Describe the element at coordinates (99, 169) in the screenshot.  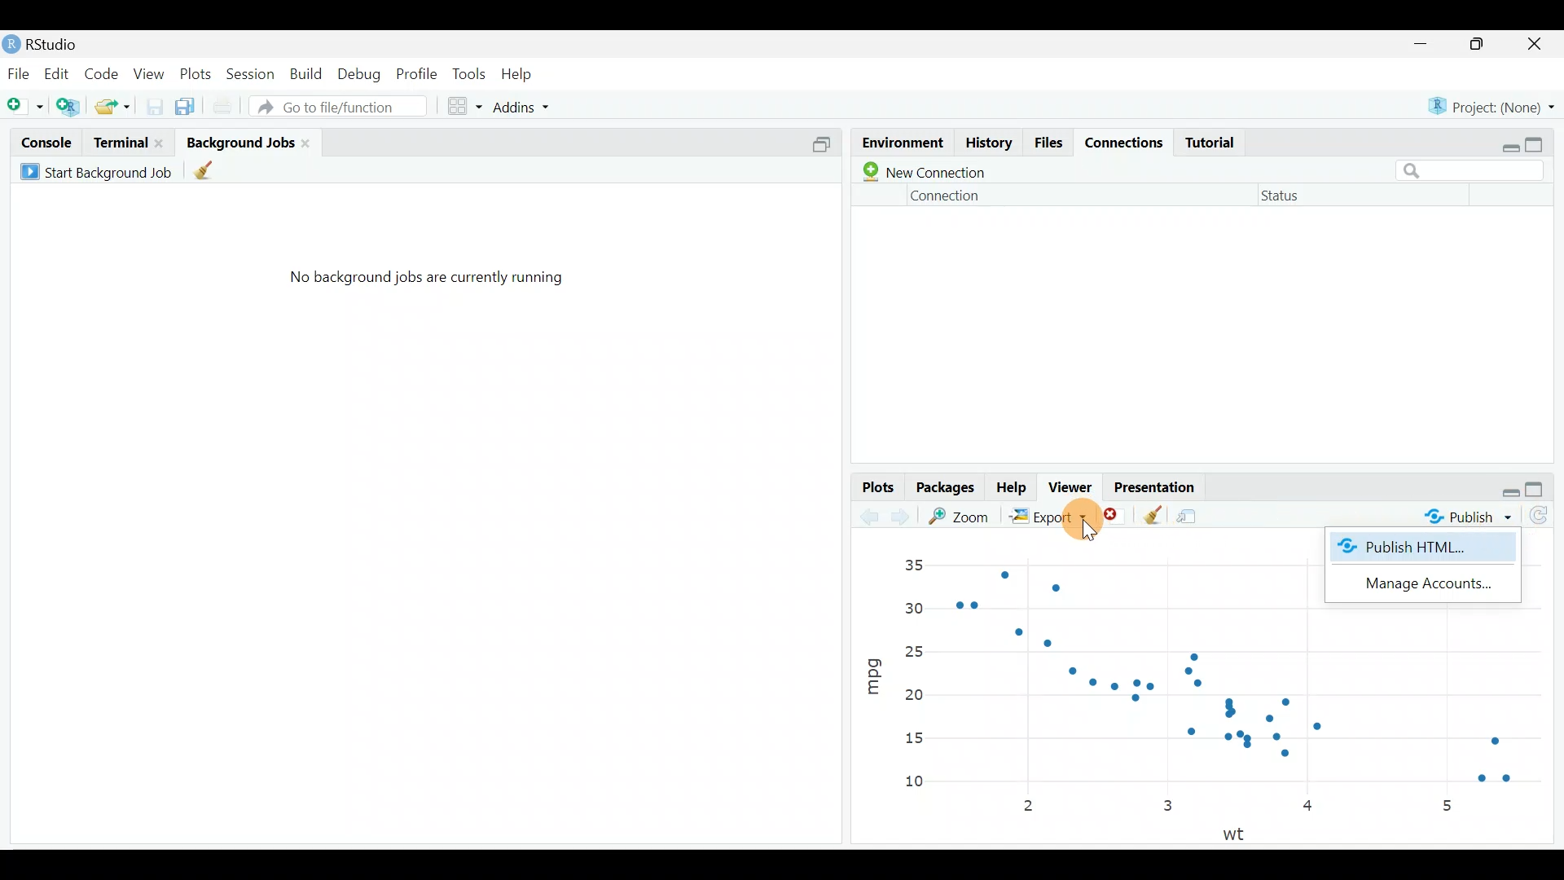
I see `Start background job` at that location.